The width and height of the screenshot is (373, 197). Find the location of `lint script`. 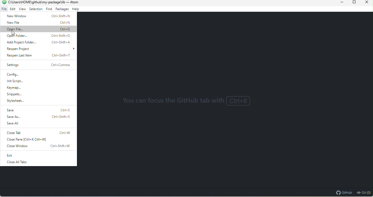

lint script is located at coordinates (17, 81).